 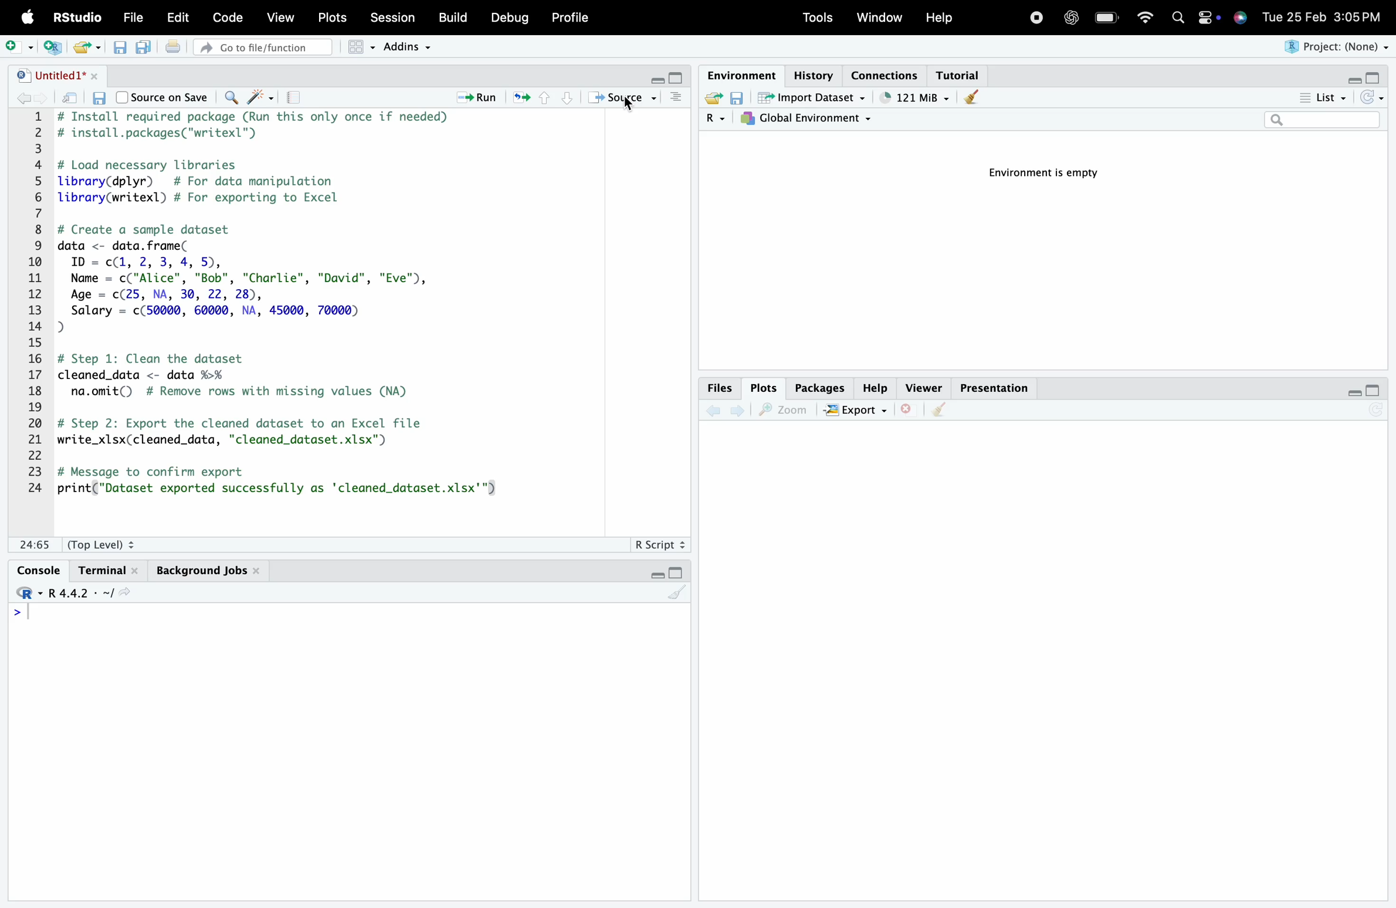 I want to click on Presentation, so click(x=995, y=388).